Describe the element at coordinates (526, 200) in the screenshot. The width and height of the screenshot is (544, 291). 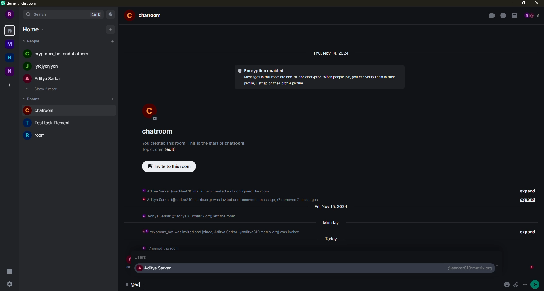
I see `expand` at that location.